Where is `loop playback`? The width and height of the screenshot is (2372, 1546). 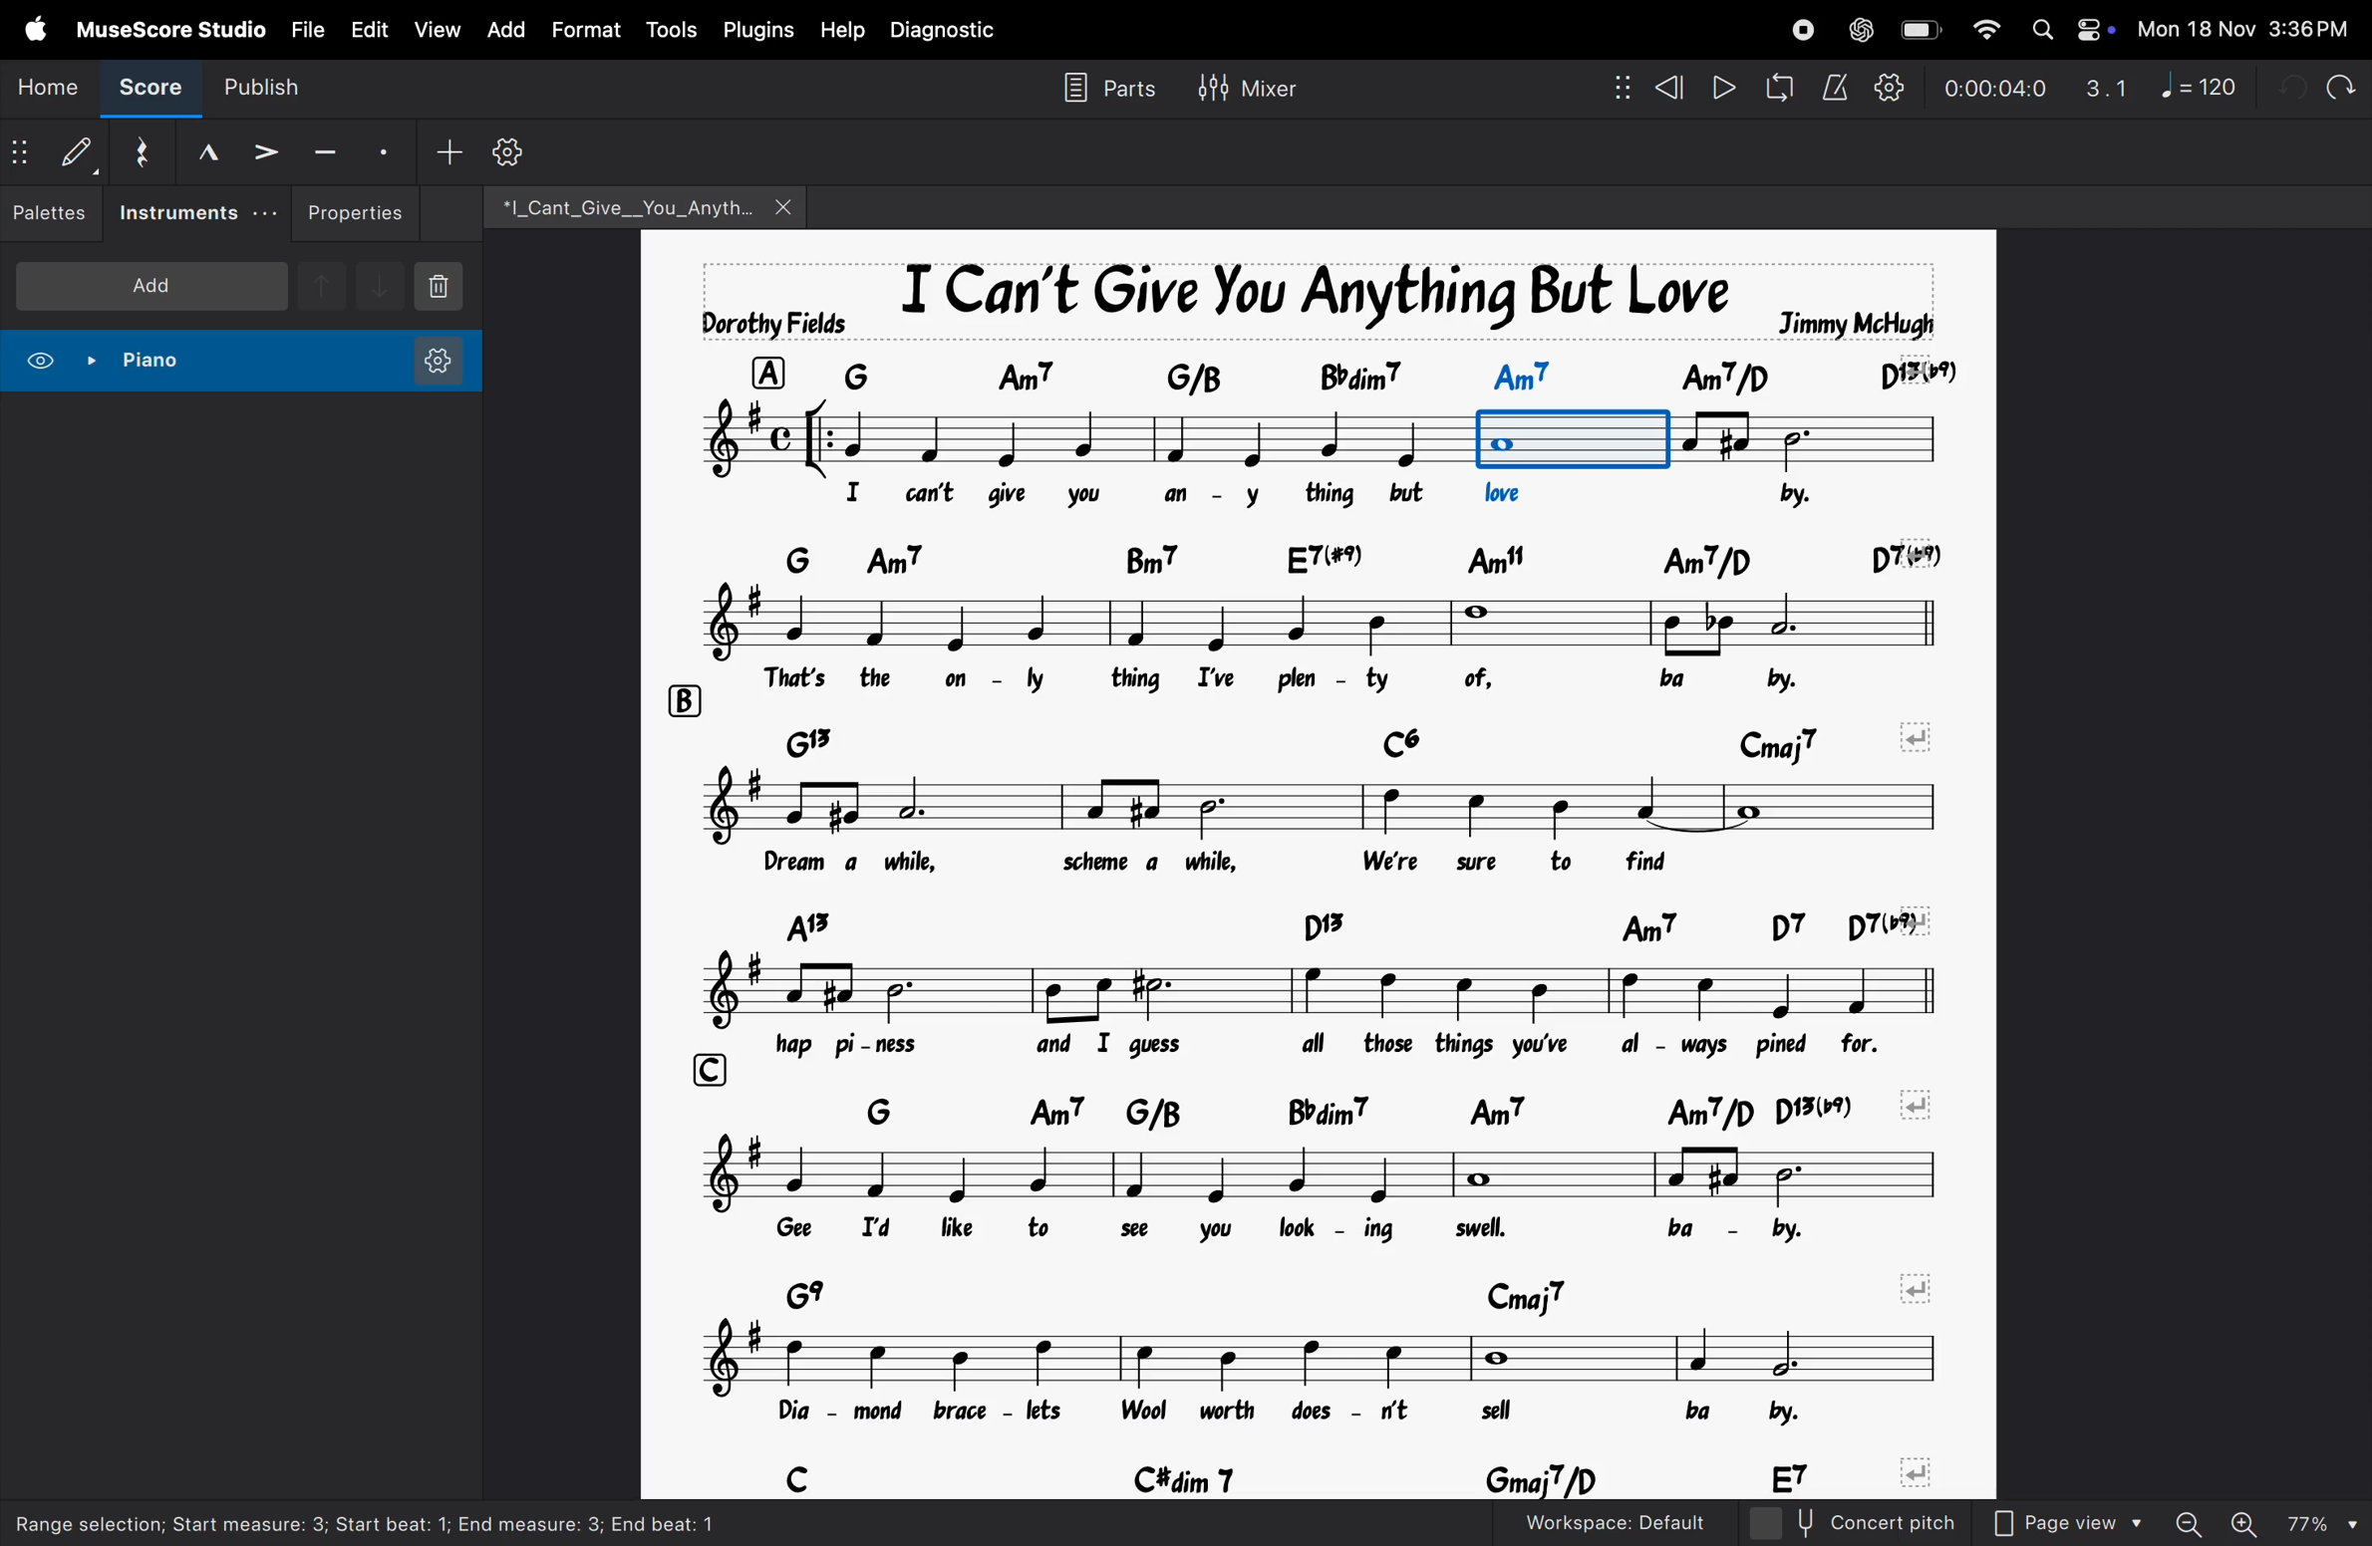 loop playback is located at coordinates (1781, 88).